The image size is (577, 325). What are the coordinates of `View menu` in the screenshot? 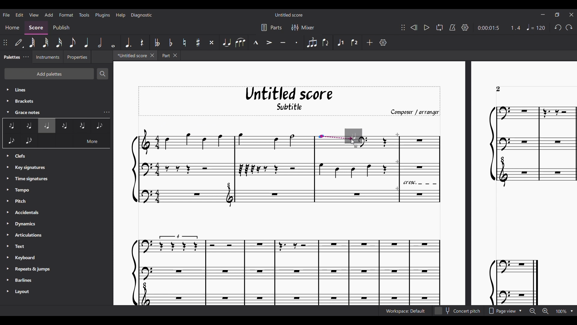 It's located at (33, 15).